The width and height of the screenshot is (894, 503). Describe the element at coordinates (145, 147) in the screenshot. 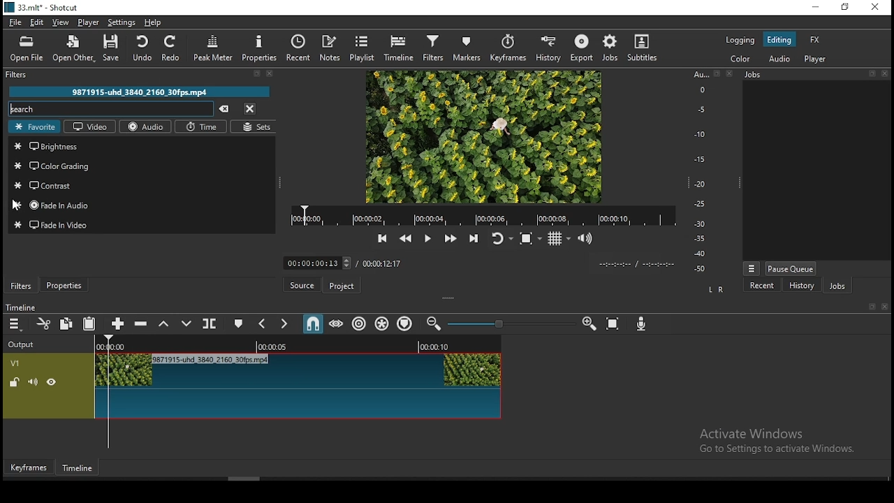

I see `brightness` at that location.